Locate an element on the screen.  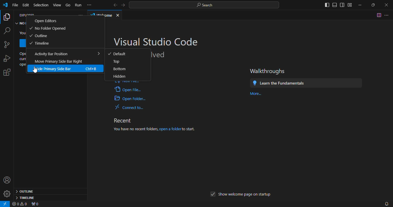
more options is located at coordinates (80, 15).